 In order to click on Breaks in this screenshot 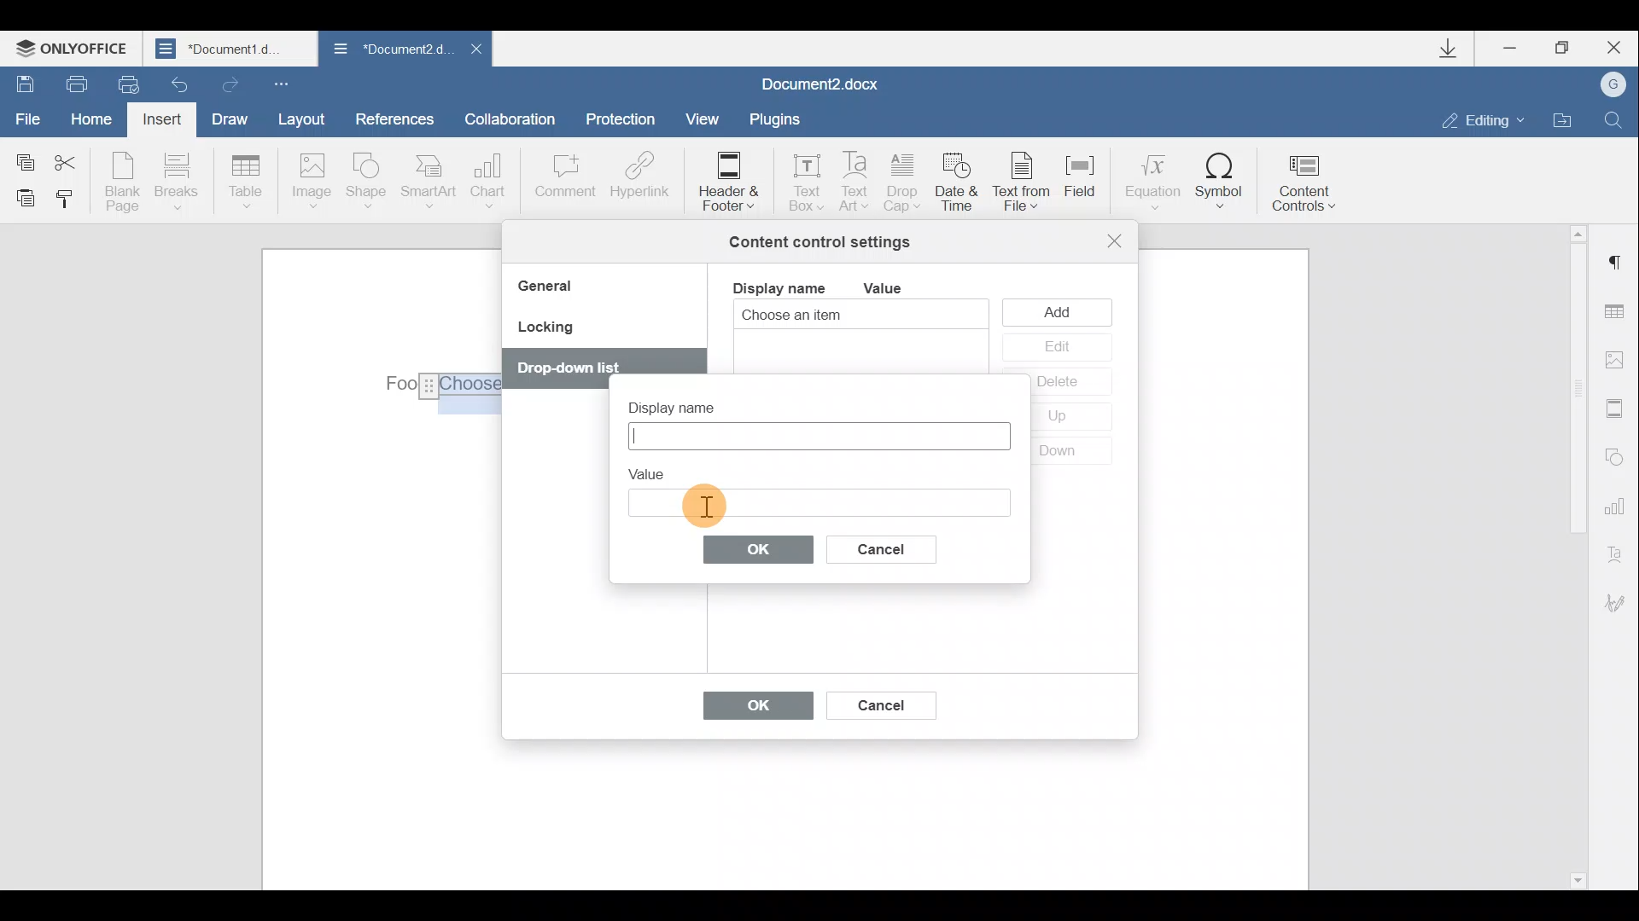, I will do `click(175, 186)`.